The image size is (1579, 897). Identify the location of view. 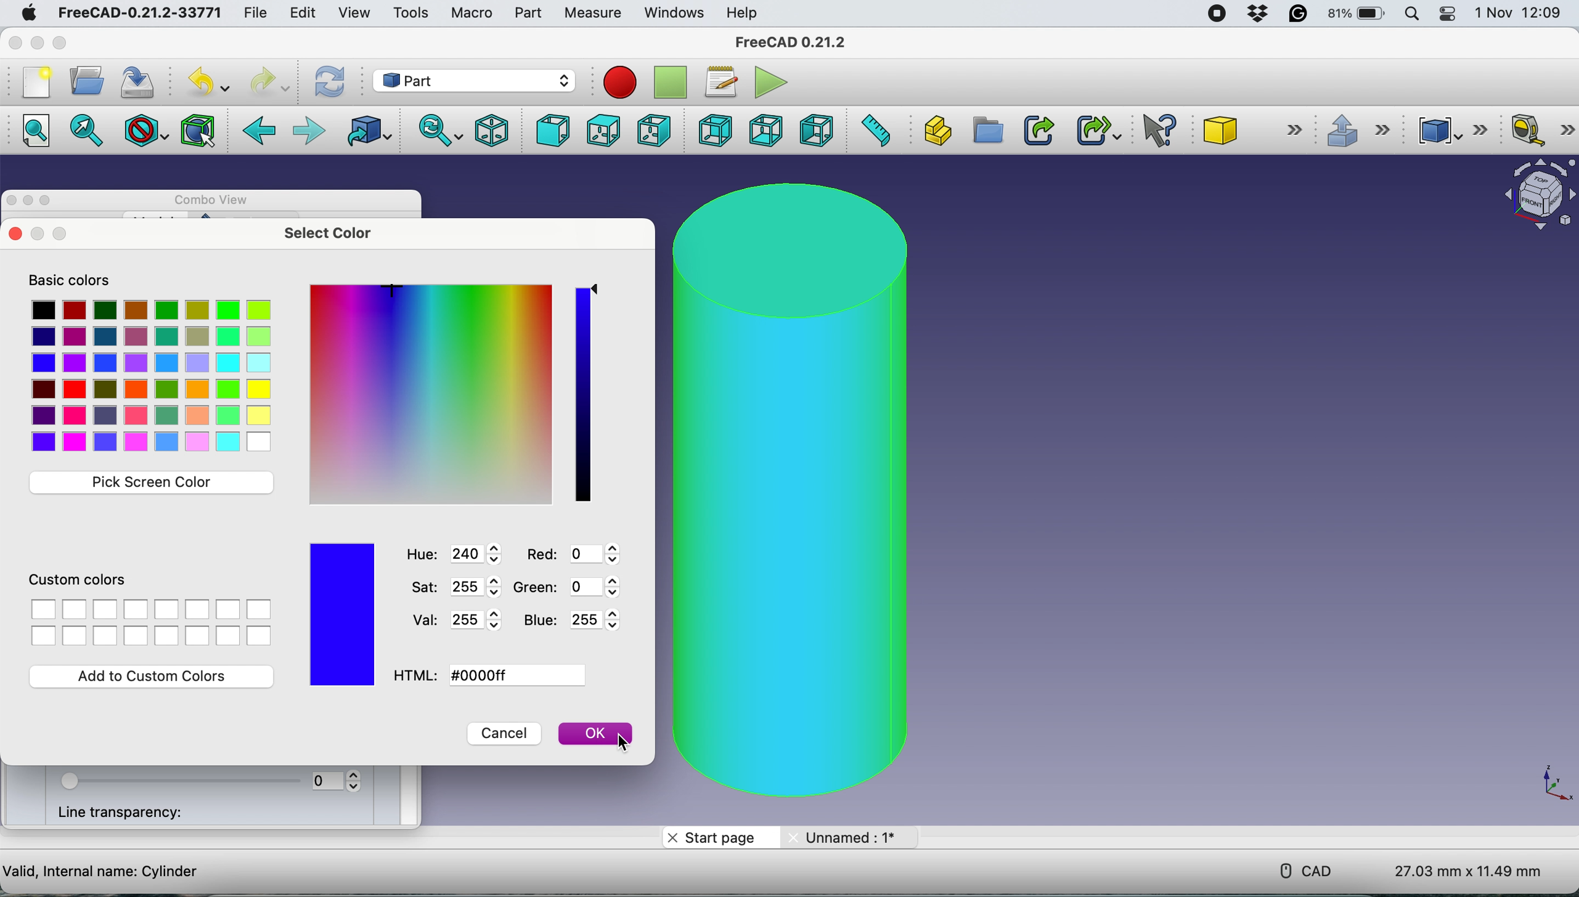
(352, 14).